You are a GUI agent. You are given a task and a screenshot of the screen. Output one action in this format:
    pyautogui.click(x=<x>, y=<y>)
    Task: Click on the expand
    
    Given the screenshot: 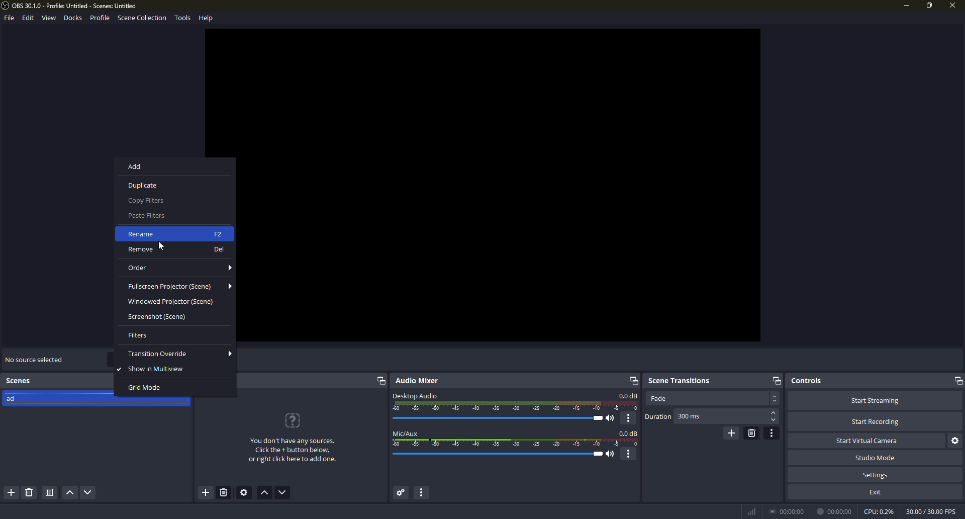 What is the action you would take?
    pyautogui.click(x=776, y=380)
    